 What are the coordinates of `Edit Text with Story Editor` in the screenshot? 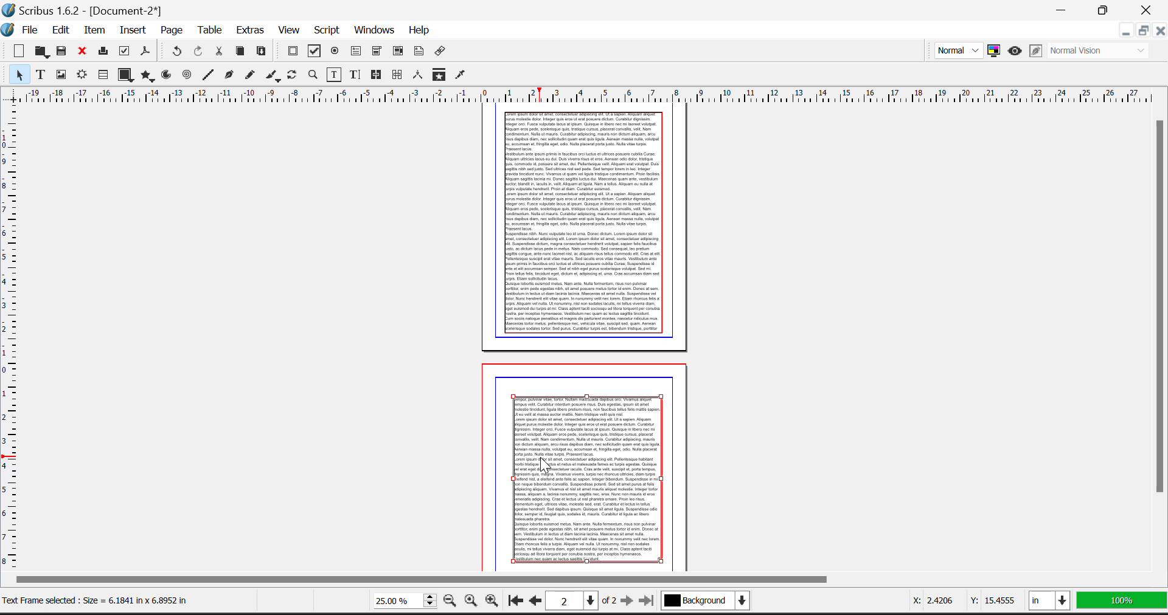 It's located at (353, 75).